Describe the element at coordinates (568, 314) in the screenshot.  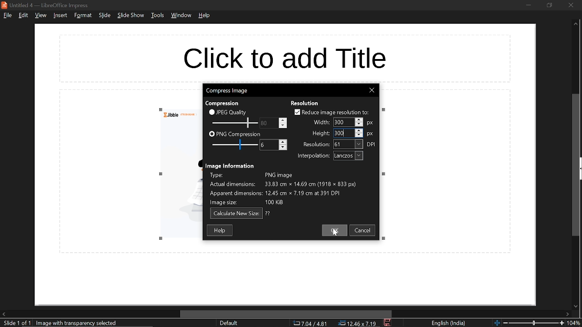
I see `move right` at that location.